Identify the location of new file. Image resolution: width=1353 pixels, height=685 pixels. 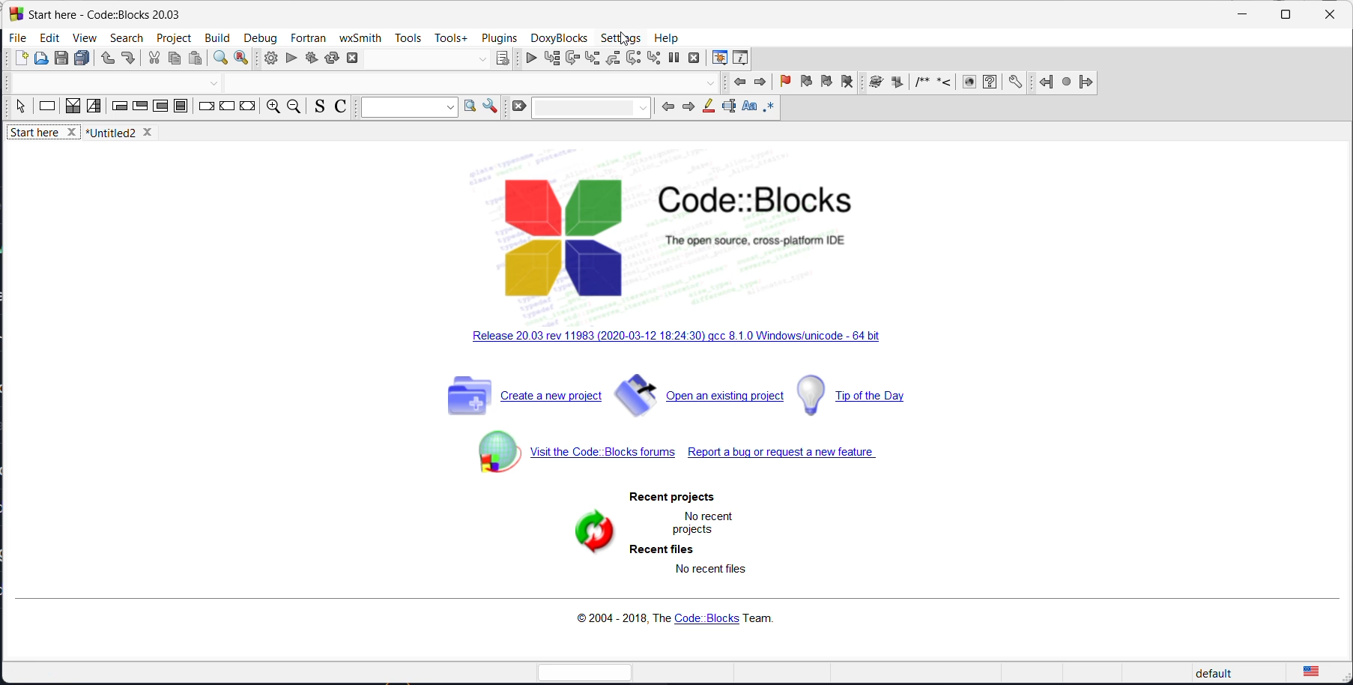
(22, 61).